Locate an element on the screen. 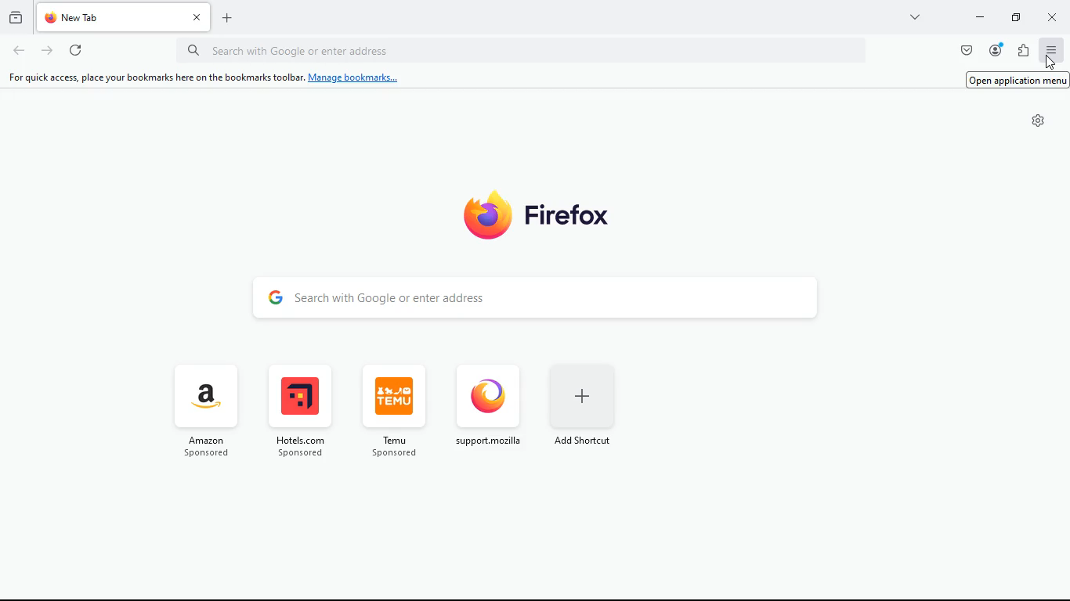  menu is located at coordinates (1053, 50).